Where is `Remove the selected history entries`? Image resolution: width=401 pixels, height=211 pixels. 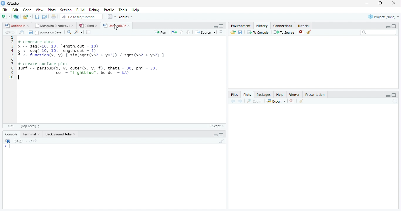
Remove the selected history entries is located at coordinates (301, 32).